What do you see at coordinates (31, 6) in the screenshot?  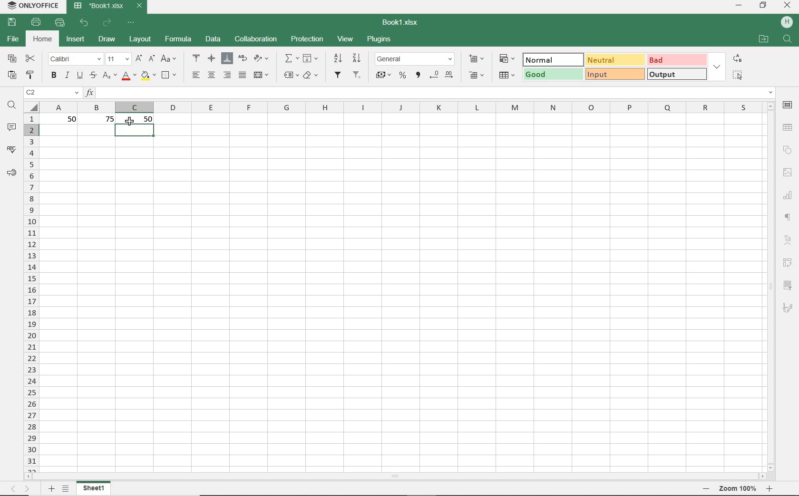 I see `system name` at bounding box center [31, 6].